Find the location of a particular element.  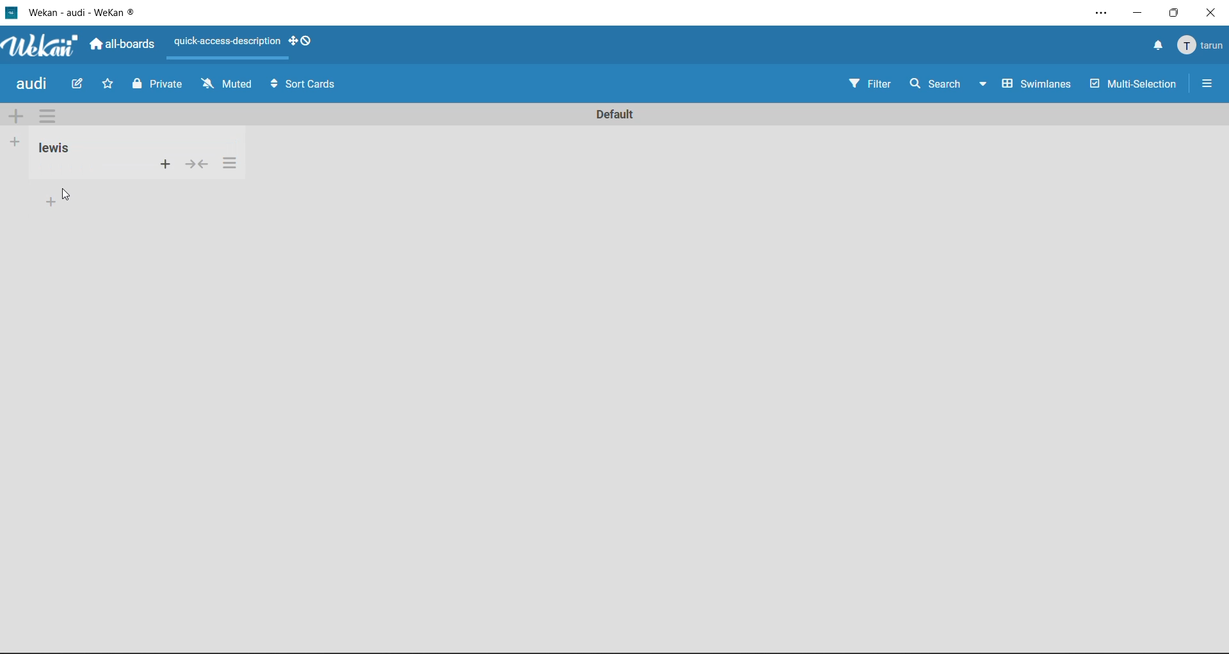

 is located at coordinates (49, 202).